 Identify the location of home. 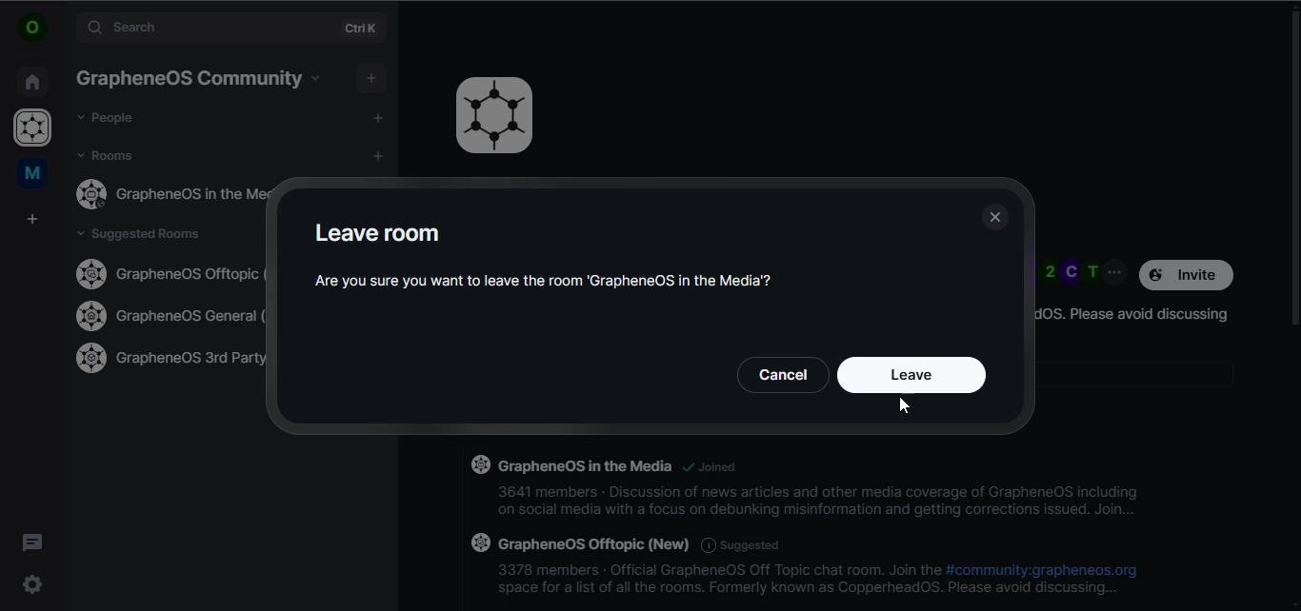
(31, 79).